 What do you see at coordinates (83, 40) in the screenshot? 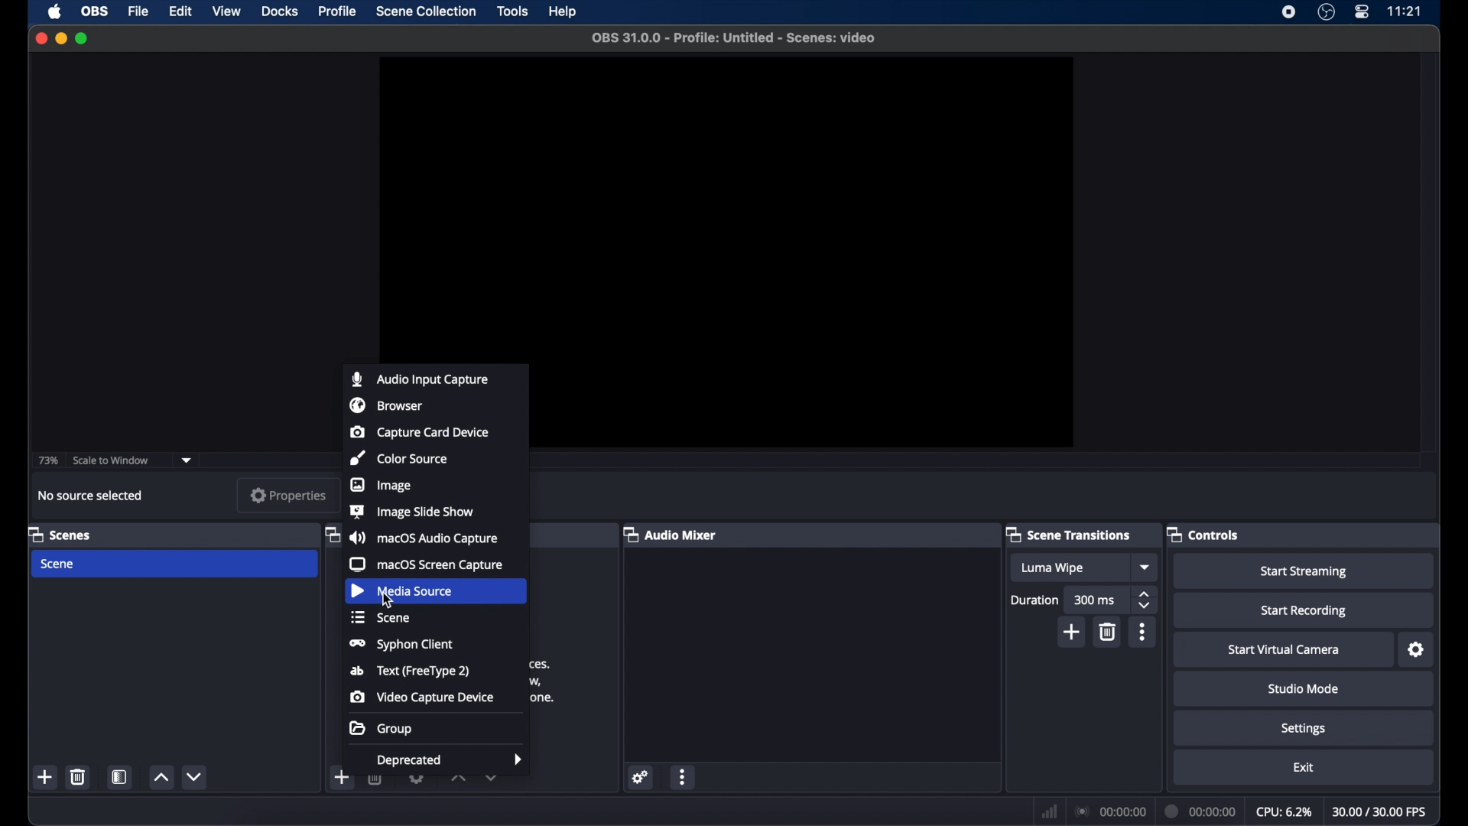
I see `maximize` at bounding box center [83, 40].